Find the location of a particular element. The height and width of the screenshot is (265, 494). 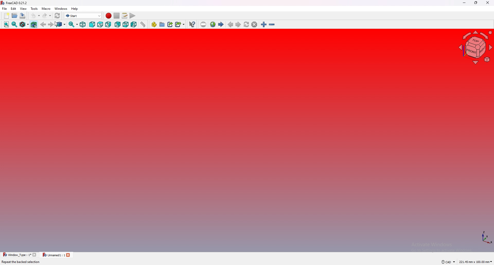

bounding box is located at coordinates (34, 24).